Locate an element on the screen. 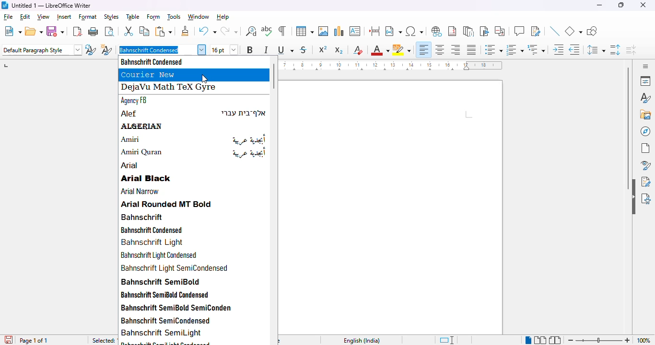 This screenshot has width=655, height=345. insert footnote is located at coordinates (452, 31).